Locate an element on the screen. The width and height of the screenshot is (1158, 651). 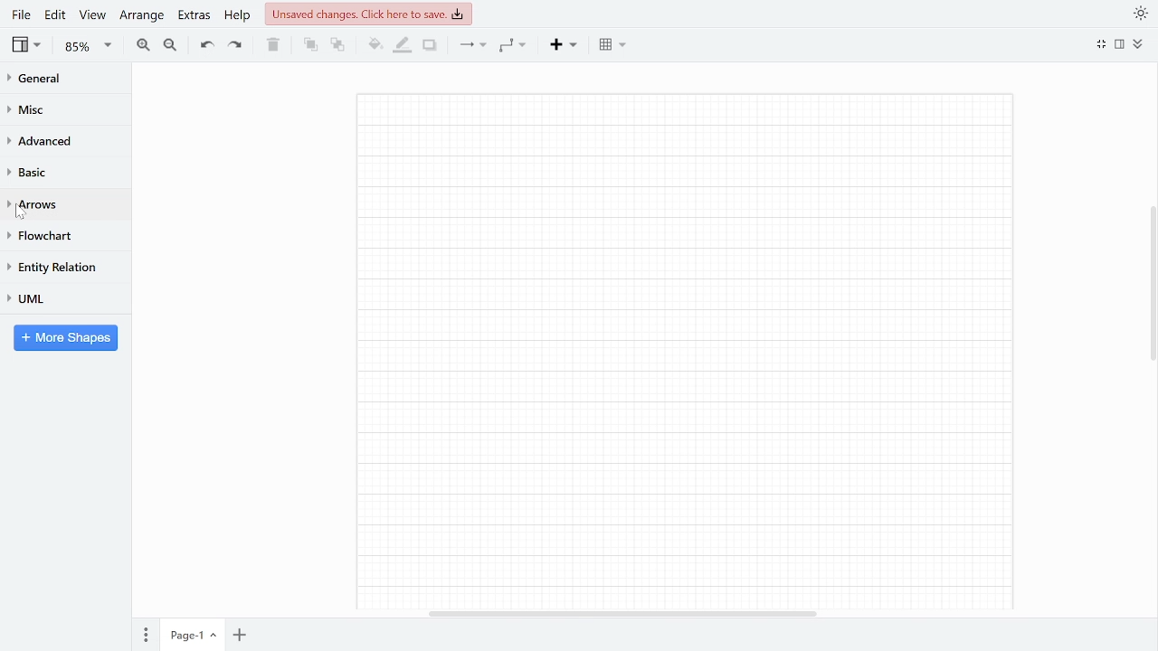
Add page is located at coordinates (240, 634).